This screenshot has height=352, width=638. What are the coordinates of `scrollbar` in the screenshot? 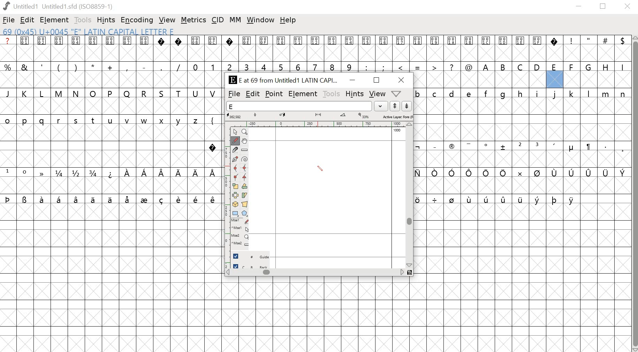 It's located at (634, 193).